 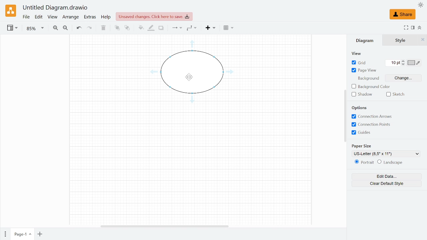 What do you see at coordinates (26, 17) in the screenshot?
I see `File` at bounding box center [26, 17].